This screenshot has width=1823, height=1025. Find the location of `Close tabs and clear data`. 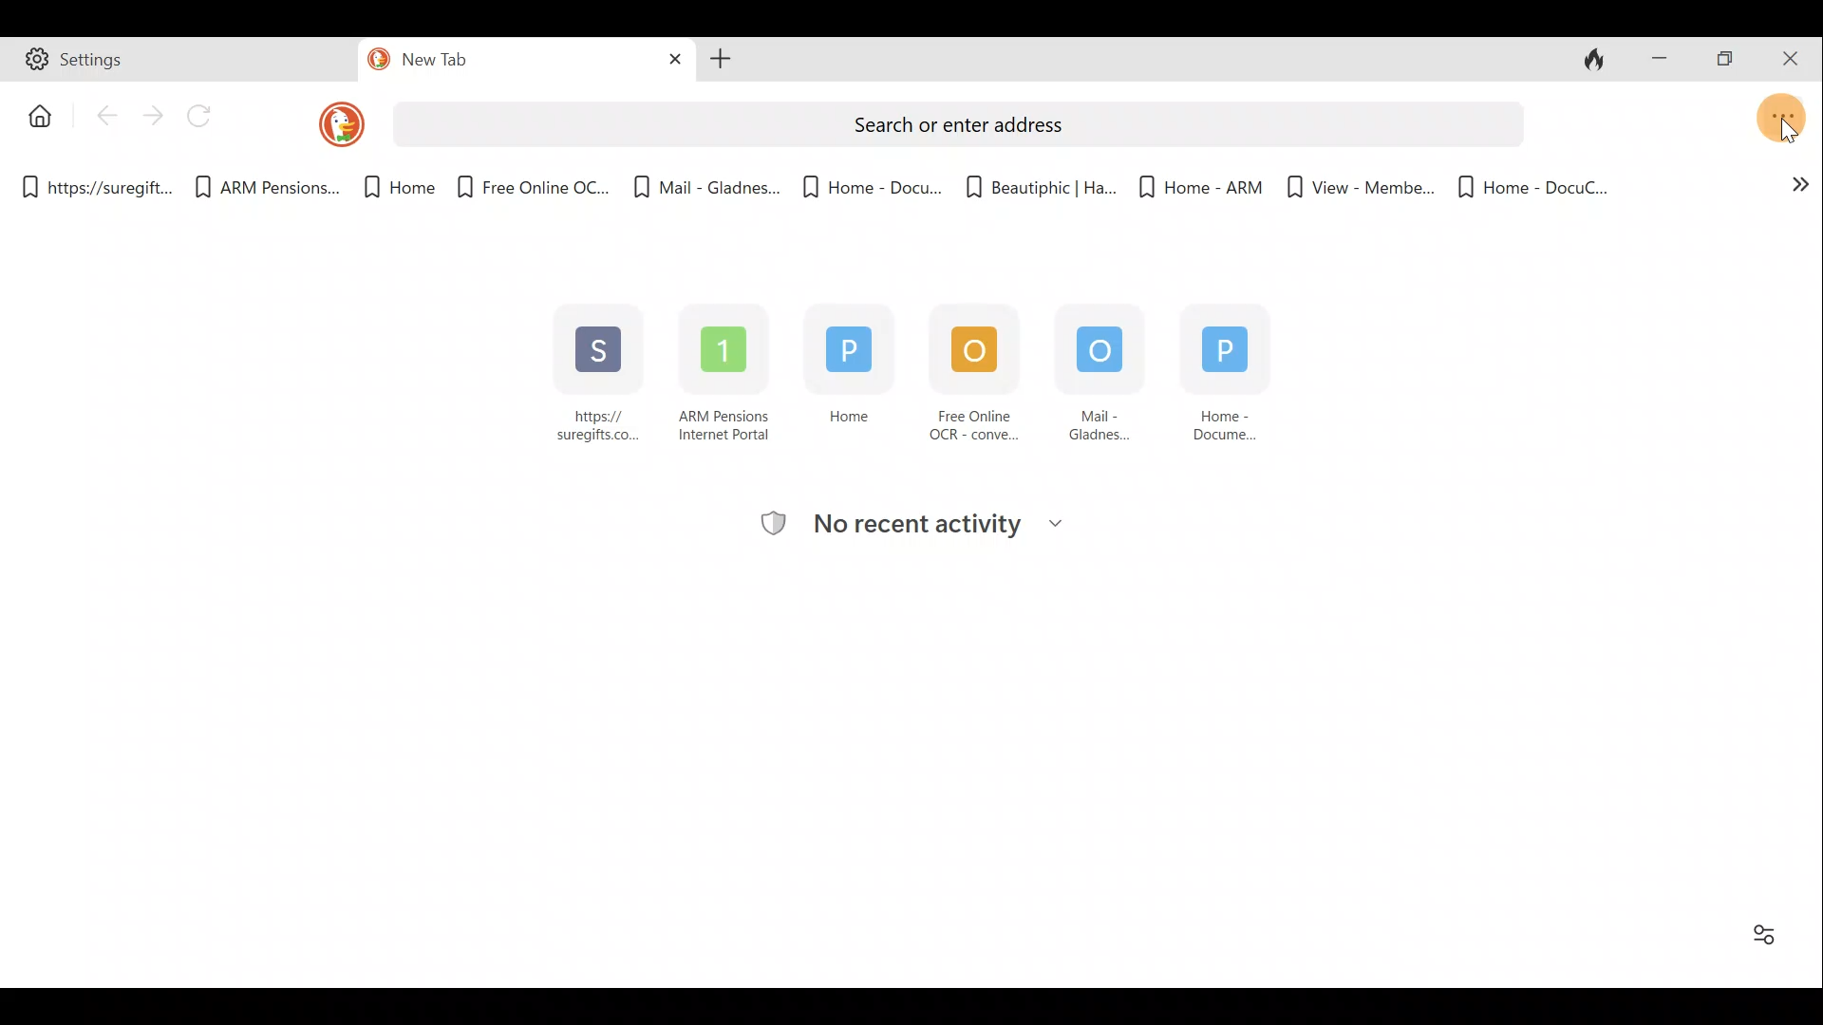

Close tabs and clear data is located at coordinates (1594, 59).